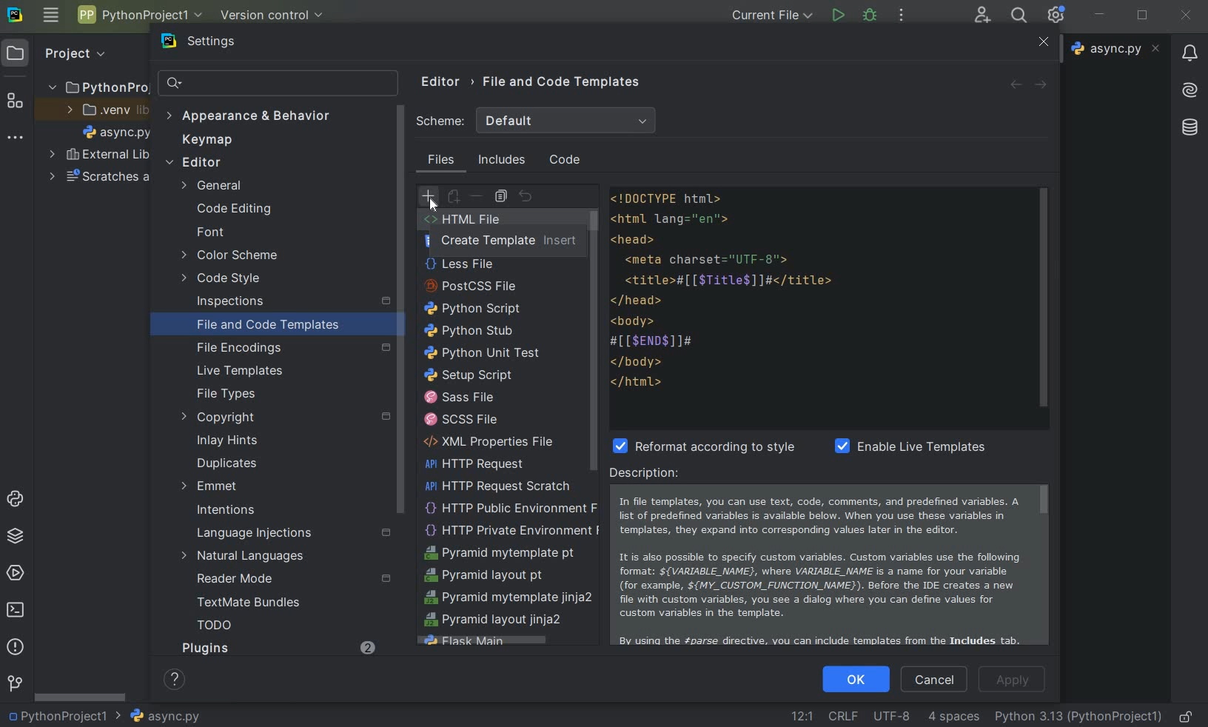  What do you see at coordinates (497, 219) in the screenshot?
I see `HTML File` at bounding box center [497, 219].